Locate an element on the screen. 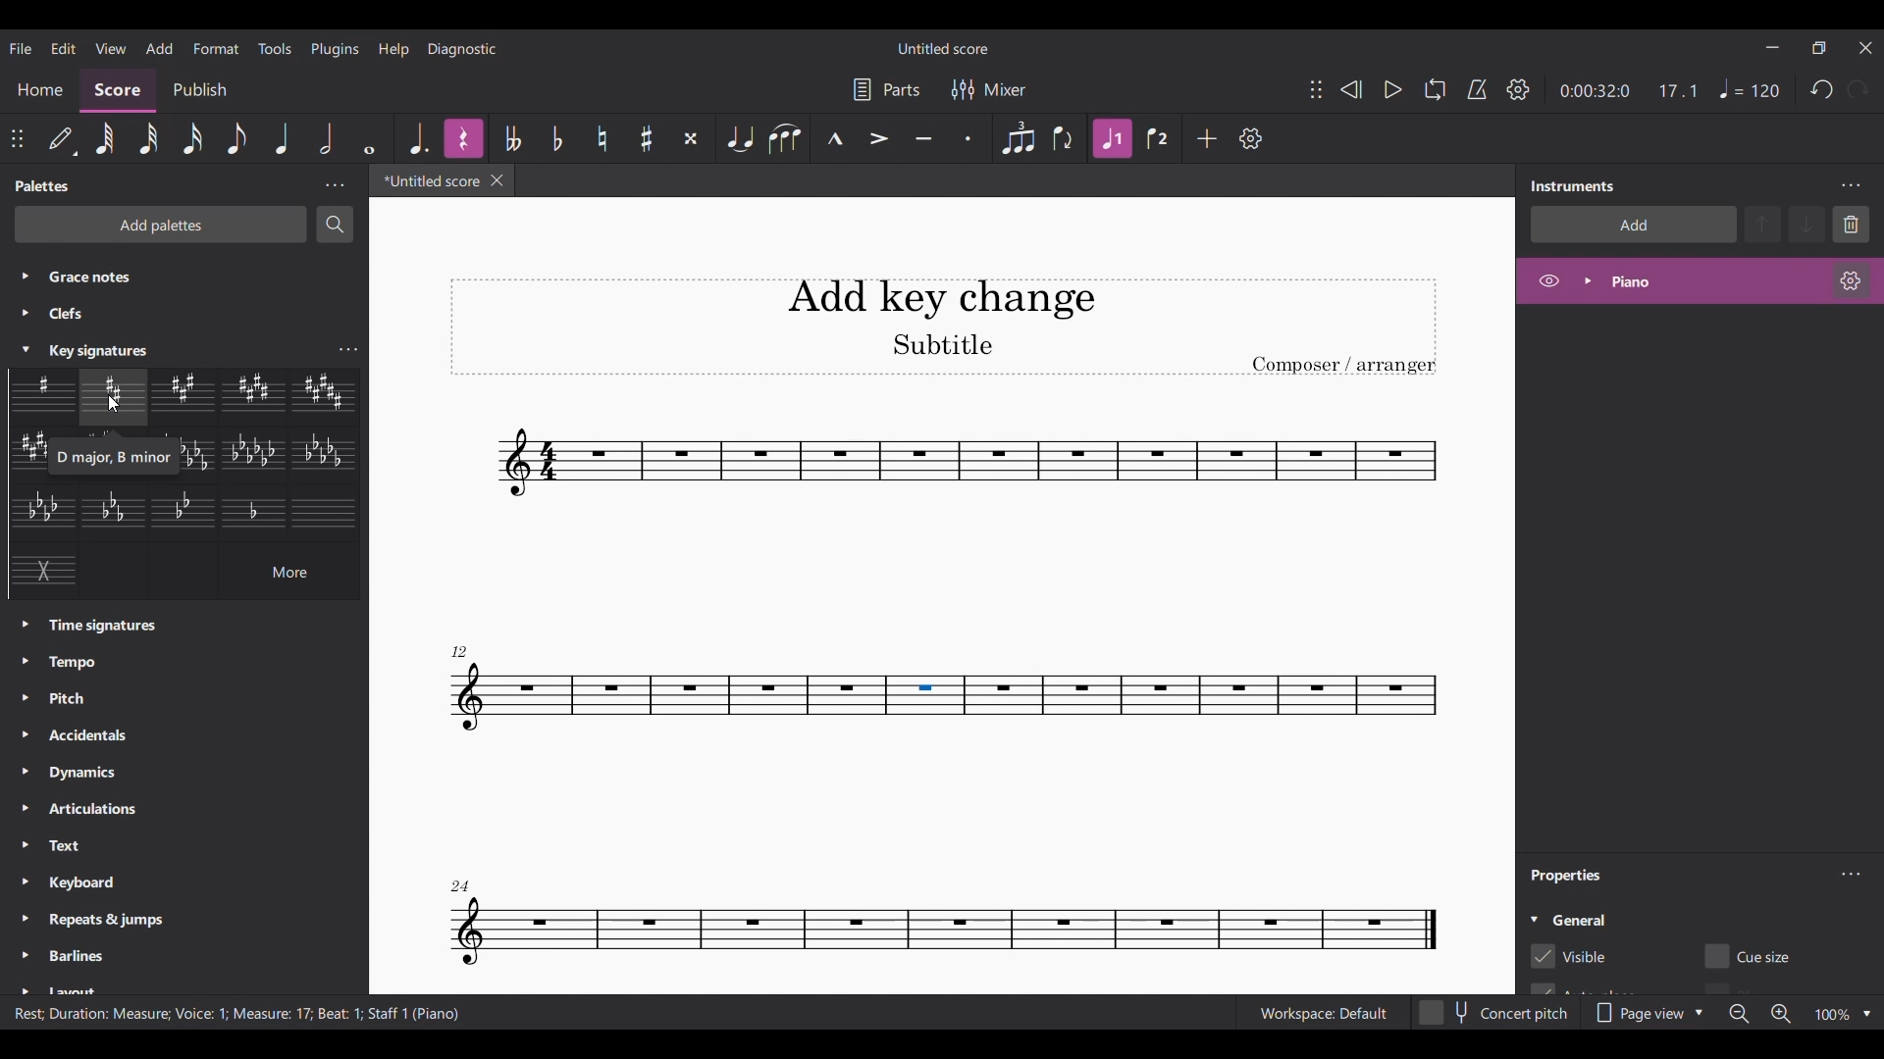 The image size is (1884, 1059). Add instrument is located at coordinates (1634, 225).